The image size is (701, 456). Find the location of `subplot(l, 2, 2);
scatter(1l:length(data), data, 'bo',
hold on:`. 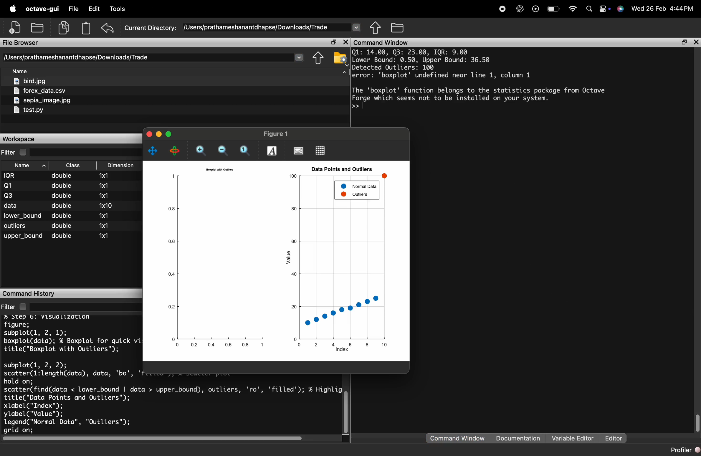

subplot(l, 2, 2);
scatter(1l:length(data), data, 'bo',
hold on: is located at coordinates (68, 372).